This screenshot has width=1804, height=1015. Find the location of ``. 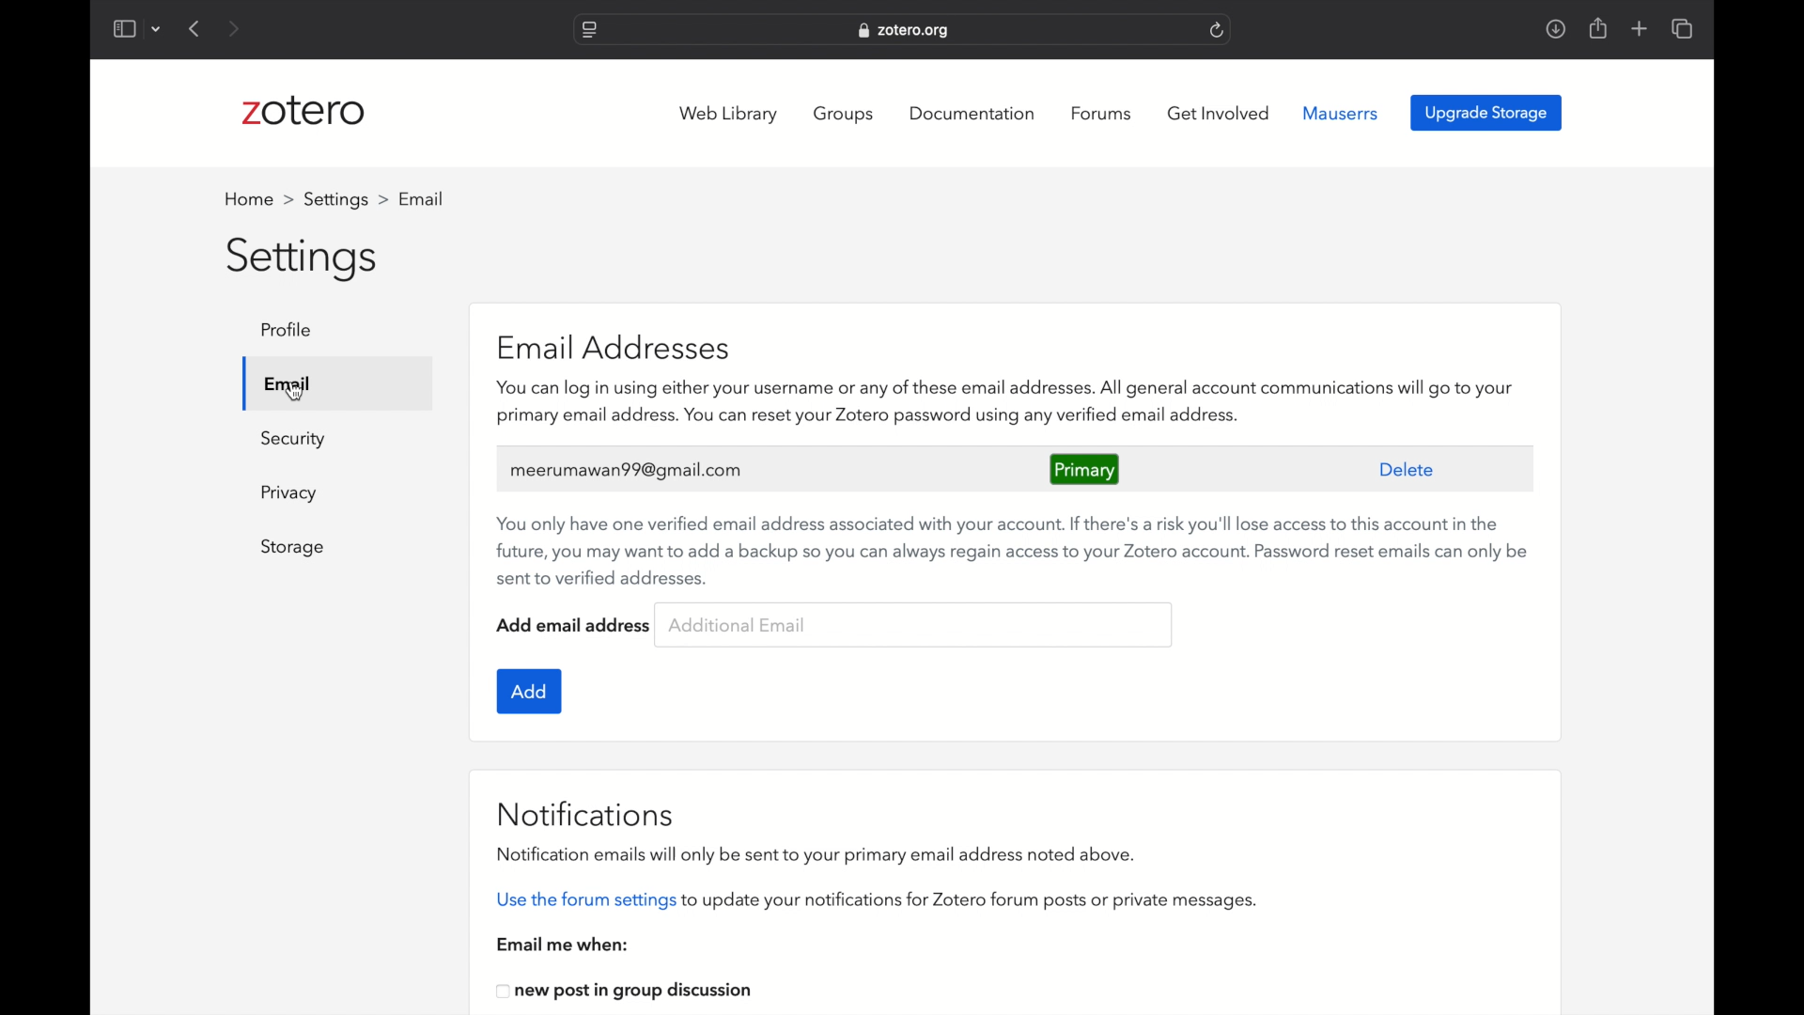

 is located at coordinates (1050, 403).